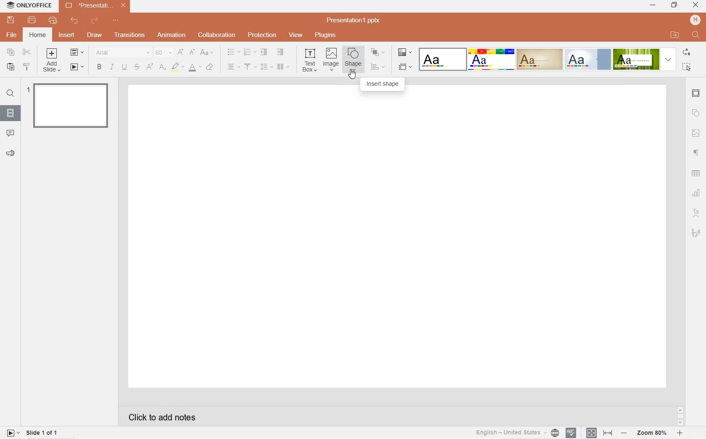  What do you see at coordinates (77, 53) in the screenshot?
I see `change slide layout` at bounding box center [77, 53].